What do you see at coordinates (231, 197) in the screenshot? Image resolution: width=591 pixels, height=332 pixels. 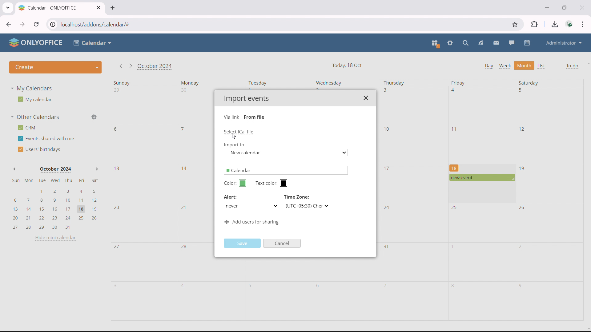 I see `Alert:` at bounding box center [231, 197].